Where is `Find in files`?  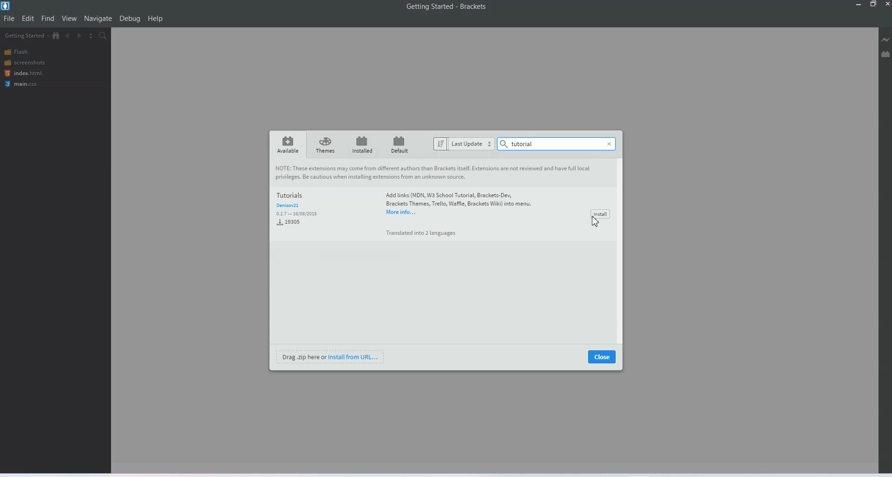 Find in files is located at coordinates (103, 36).